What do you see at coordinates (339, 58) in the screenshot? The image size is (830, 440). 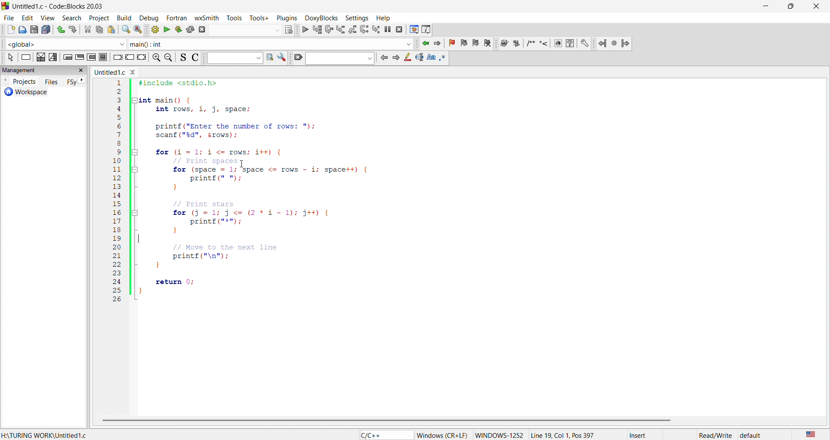 I see `inputbox` at bounding box center [339, 58].